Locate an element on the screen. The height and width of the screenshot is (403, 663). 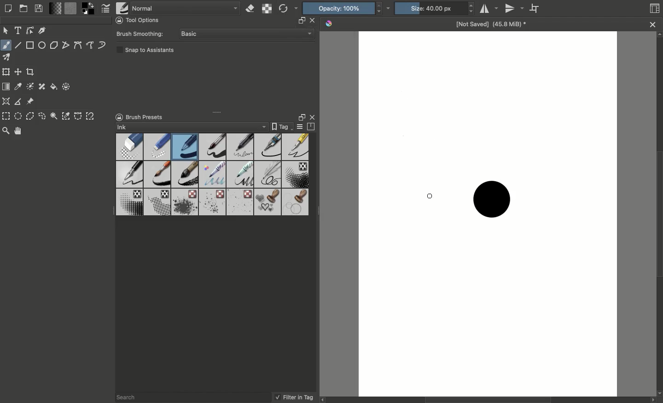
Brush stroke is located at coordinates (492, 198).